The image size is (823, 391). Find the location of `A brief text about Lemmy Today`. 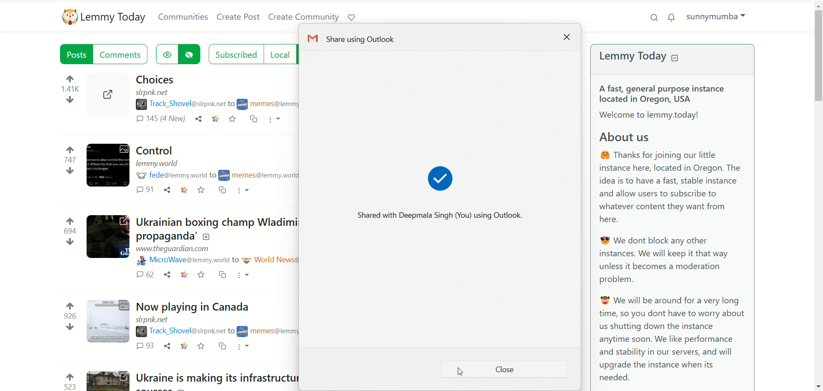

A brief text about Lemmy Today is located at coordinates (677, 233).